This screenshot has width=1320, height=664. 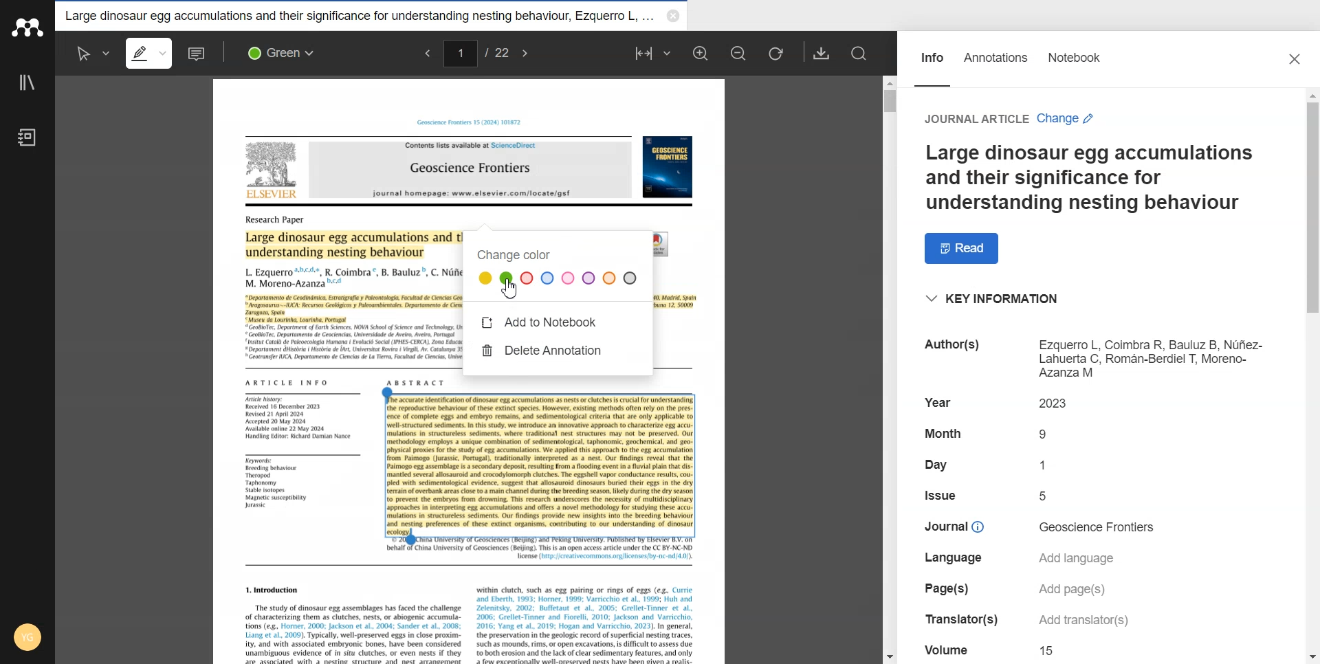 What do you see at coordinates (25, 639) in the screenshot?
I see `Account` at bounding box center [25, 639].